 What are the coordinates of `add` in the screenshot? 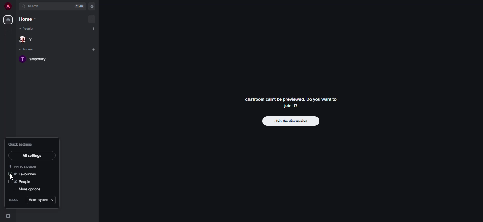 It's located at (94, 29).